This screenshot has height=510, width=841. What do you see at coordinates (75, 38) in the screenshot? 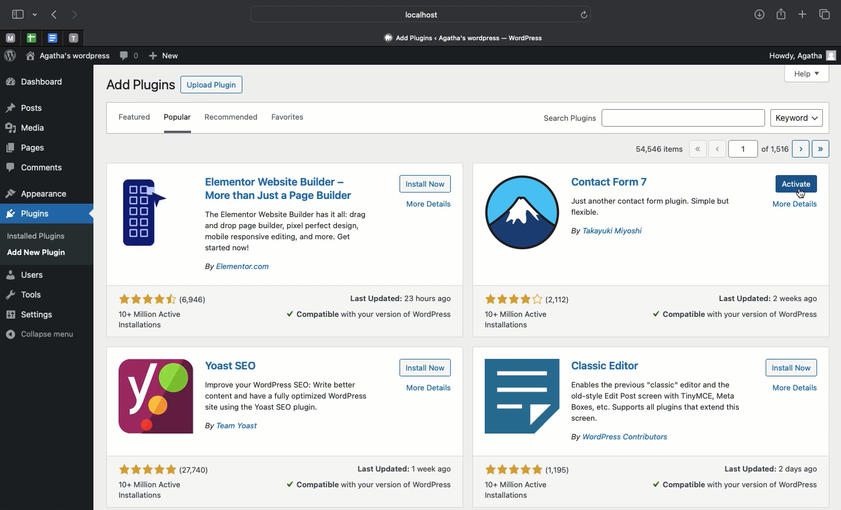
I see `Pinned tabs` at bounding box center [75, 38].